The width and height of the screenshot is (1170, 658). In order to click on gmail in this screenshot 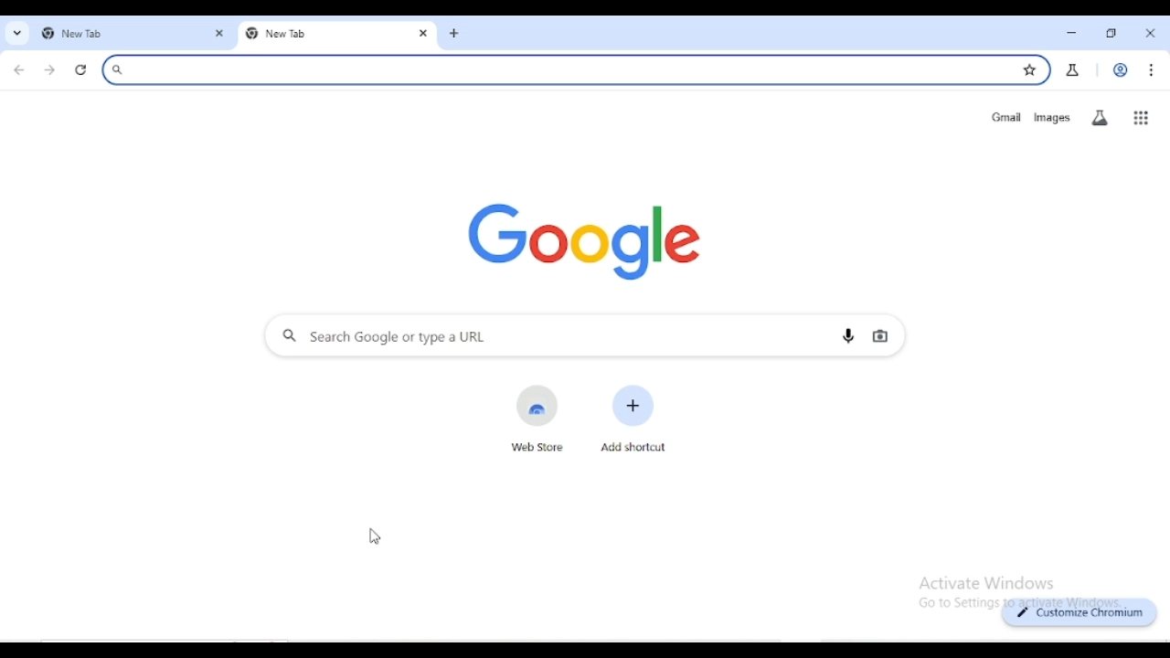, I will do `click(1005, 117)`.